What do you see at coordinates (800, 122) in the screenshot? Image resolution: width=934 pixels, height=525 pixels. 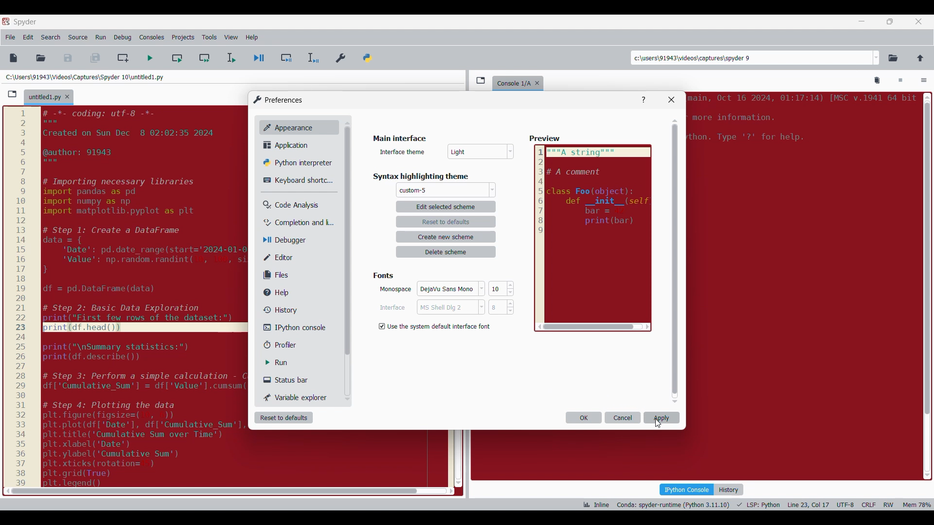 I see `code` at bounding box center [800, 122].